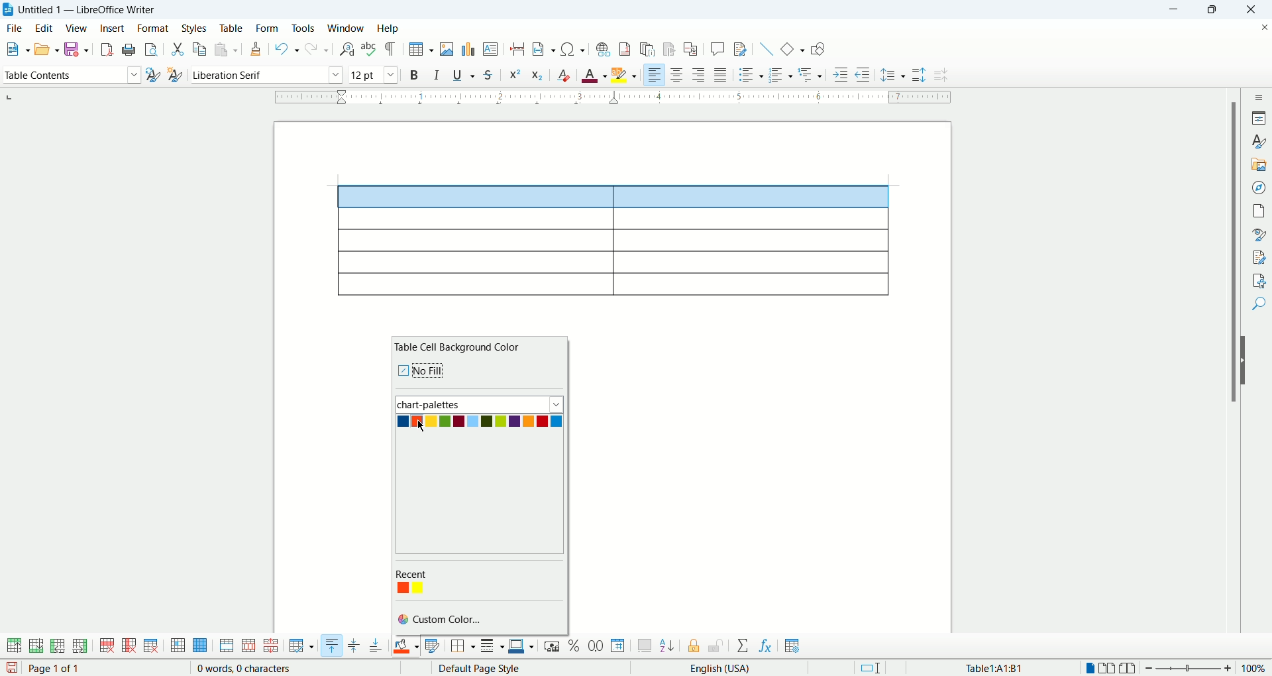 Image resolution: width=1272 pixels, height=676 pixels. Describe the element at coordinates (625, 75) in the screenshot. I see `character highlighting color` at that location.